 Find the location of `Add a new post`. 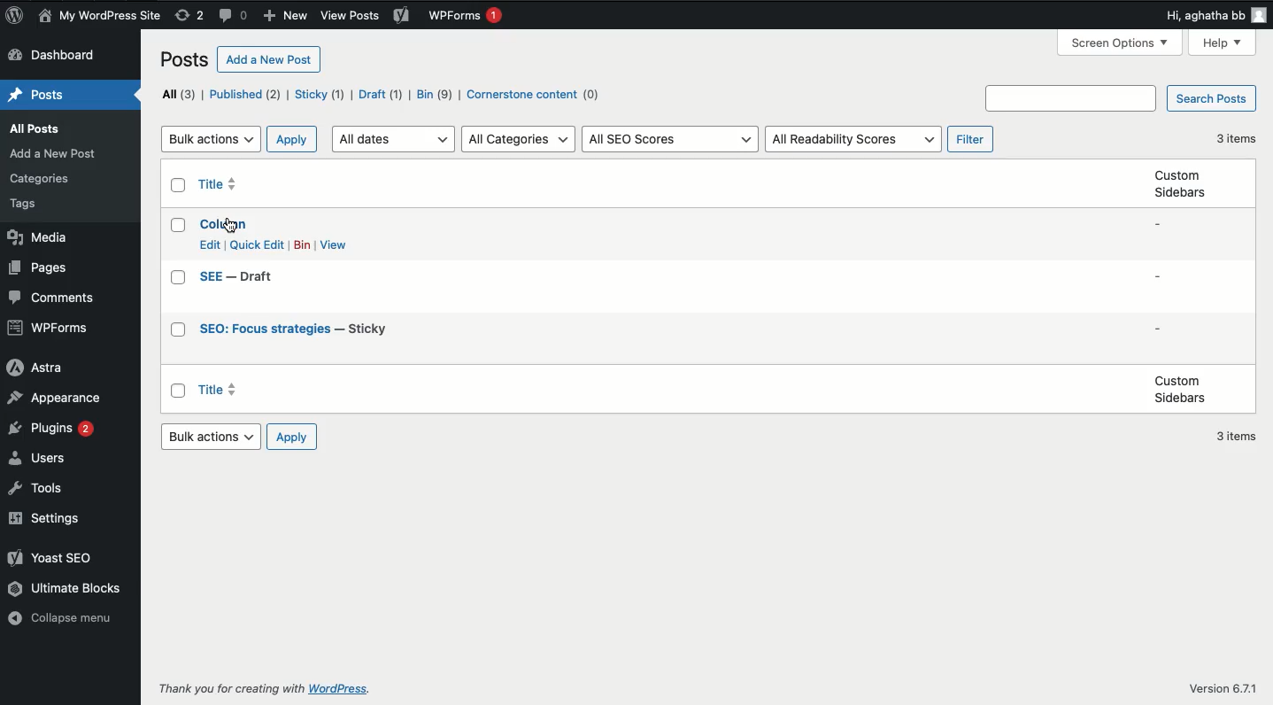

Add a new post is located at coordinates (266, 59).